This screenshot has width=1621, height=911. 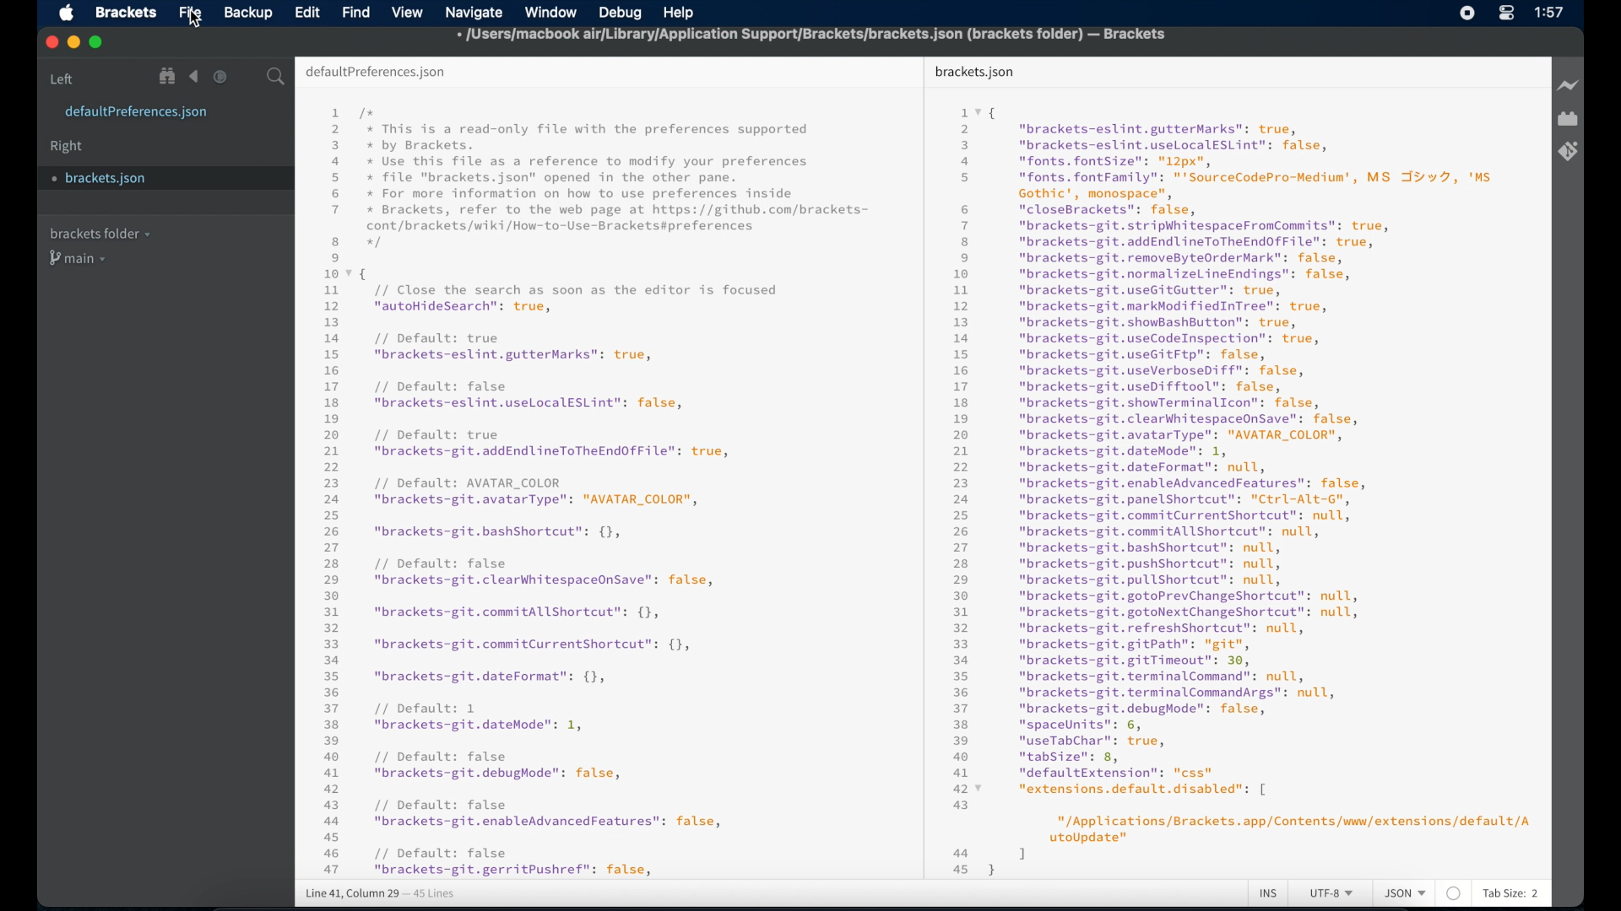 What do you see at coordinates (248, 13) in the screenshot?
I see `backup` at bounding box center [248, 13].